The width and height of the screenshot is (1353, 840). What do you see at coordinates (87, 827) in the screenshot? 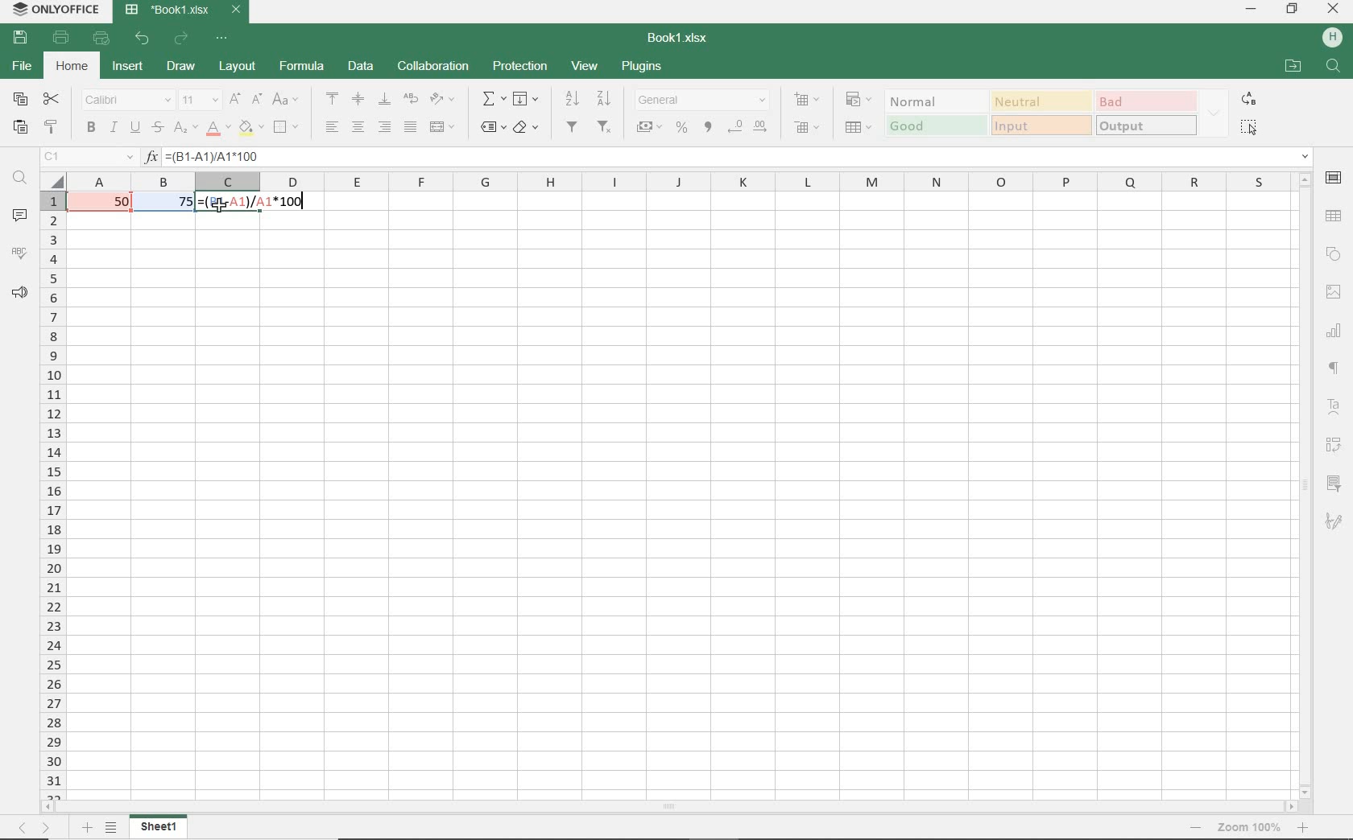
I see `add sheets` at bounding box center [87, 827].